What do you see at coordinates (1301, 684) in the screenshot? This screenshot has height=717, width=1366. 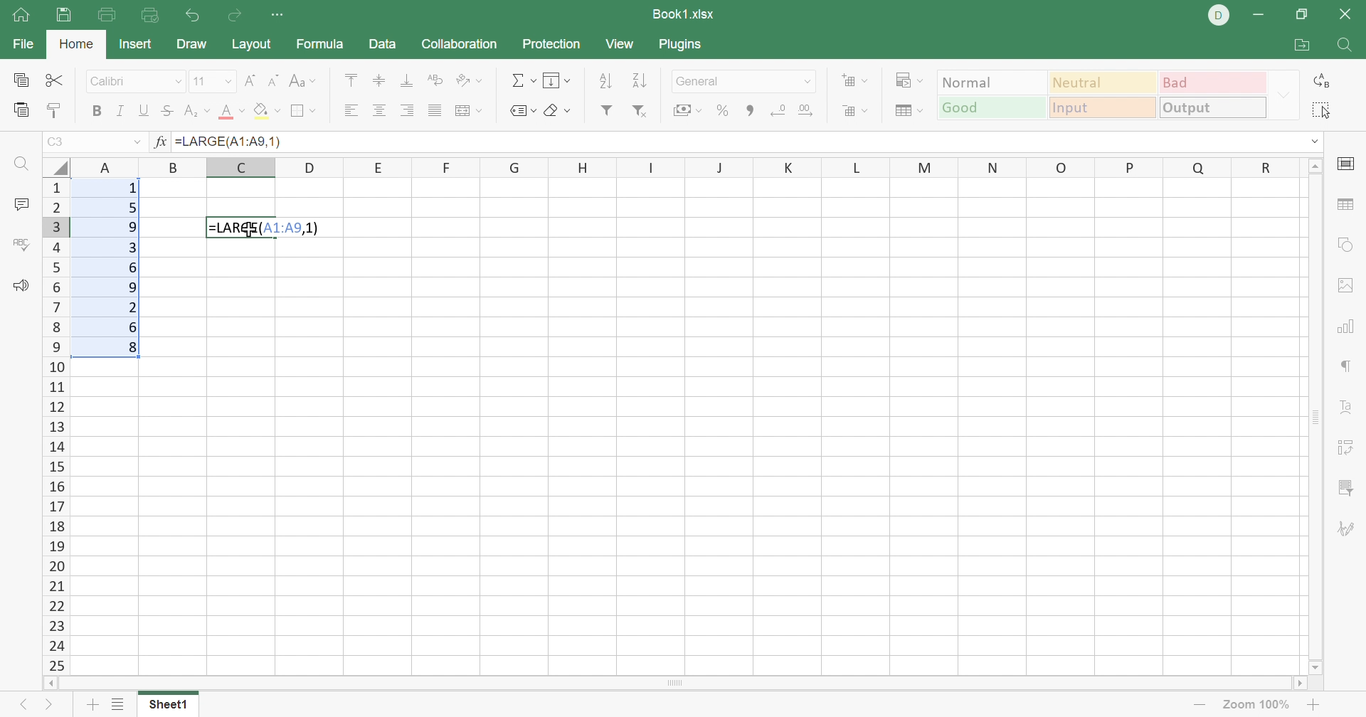 I see `Scroll Right` at bounding box center [1301, 684].